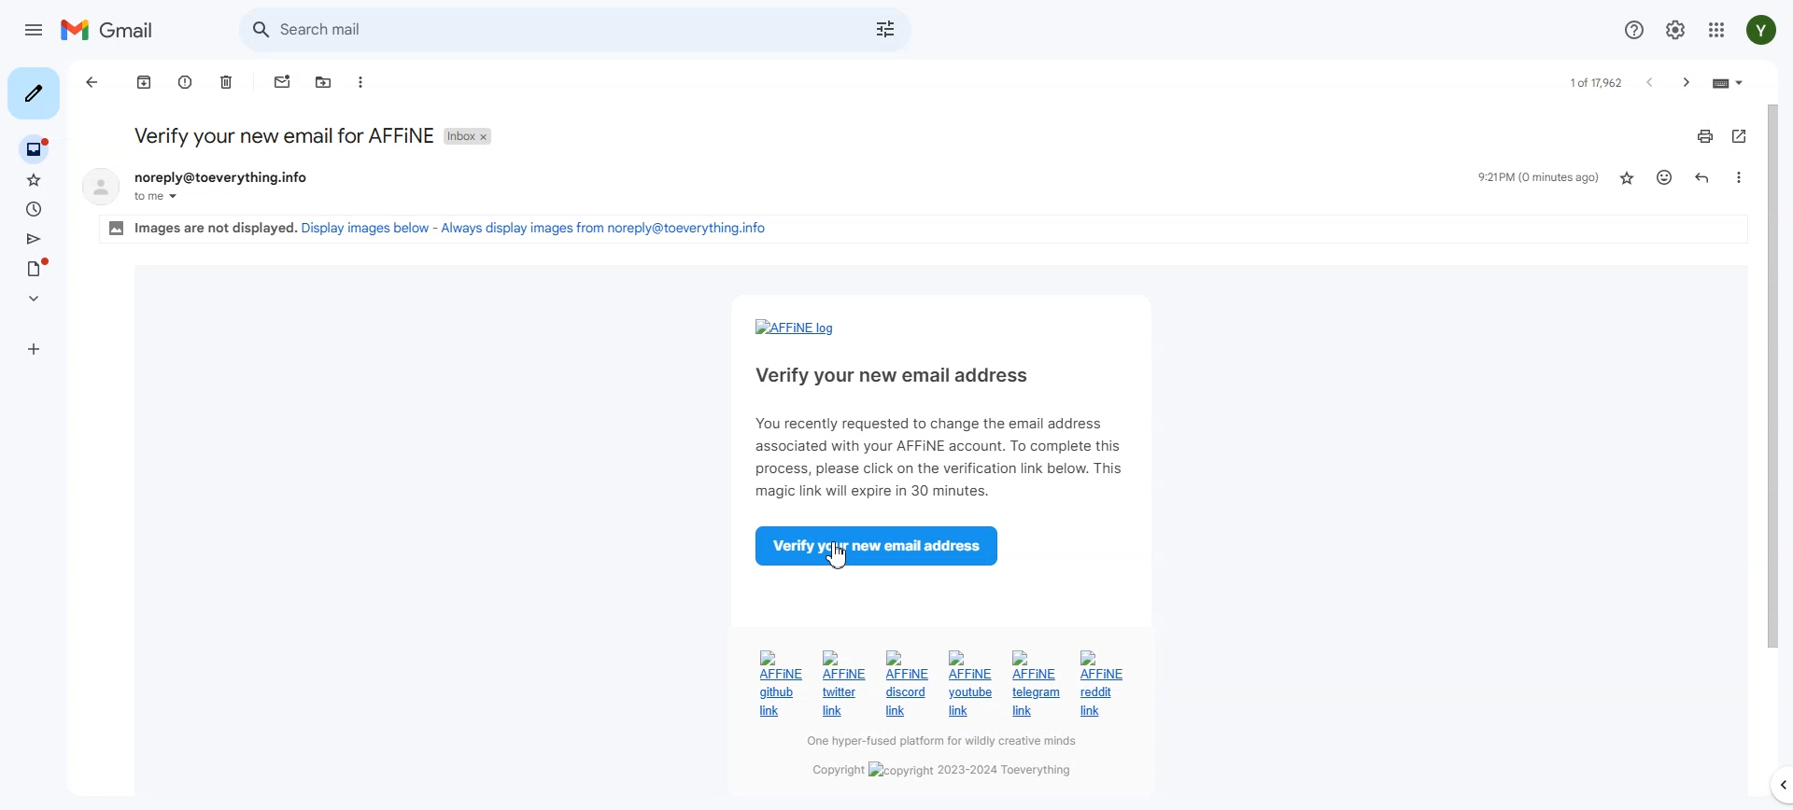 Image resolution: width=1793 pixels, height=810 pixels. I want to click on 1 of 1003, so click(1606, 83).